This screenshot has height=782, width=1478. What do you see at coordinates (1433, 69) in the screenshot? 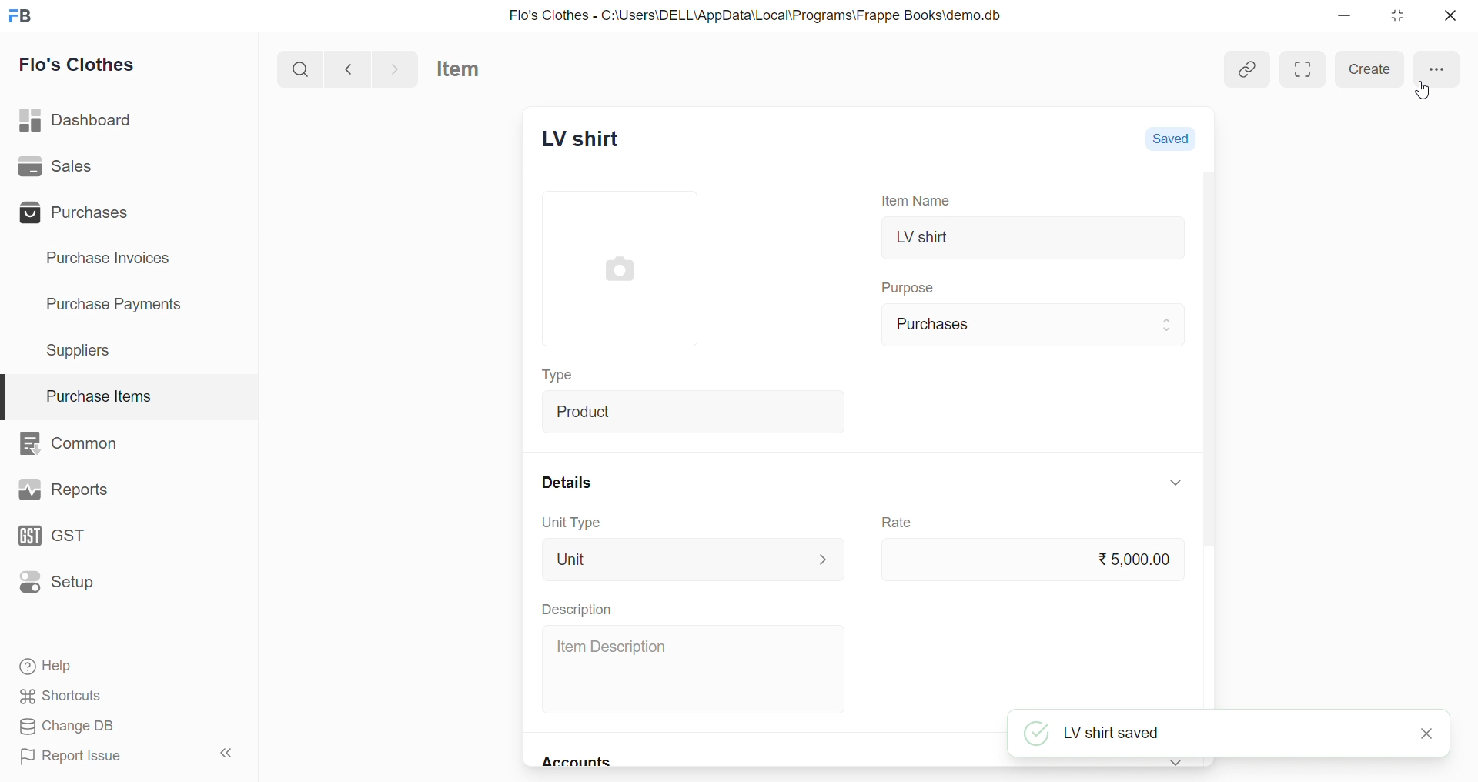
I see `more options` at bounding box center [1433, 69].